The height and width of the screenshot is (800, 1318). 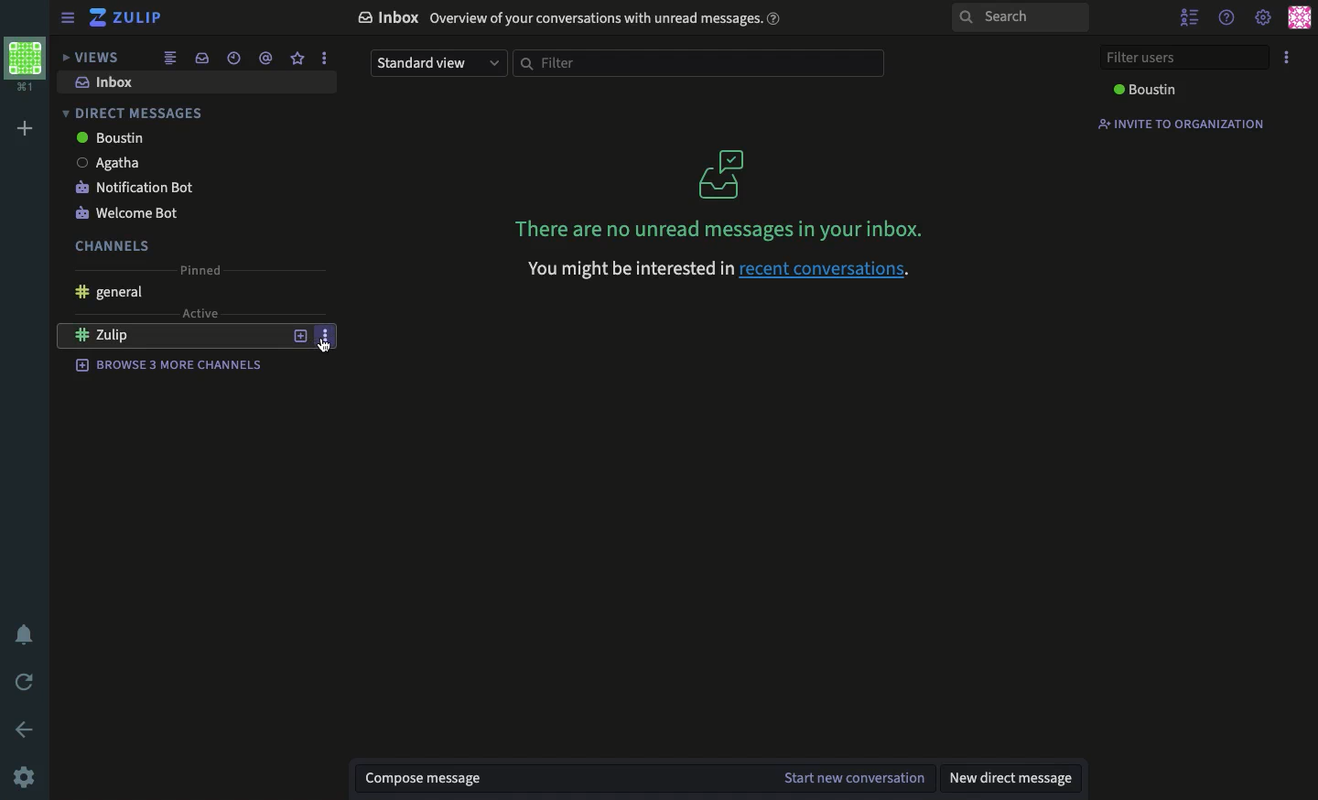 I want to click on inbox, so click(x=108, y=83).